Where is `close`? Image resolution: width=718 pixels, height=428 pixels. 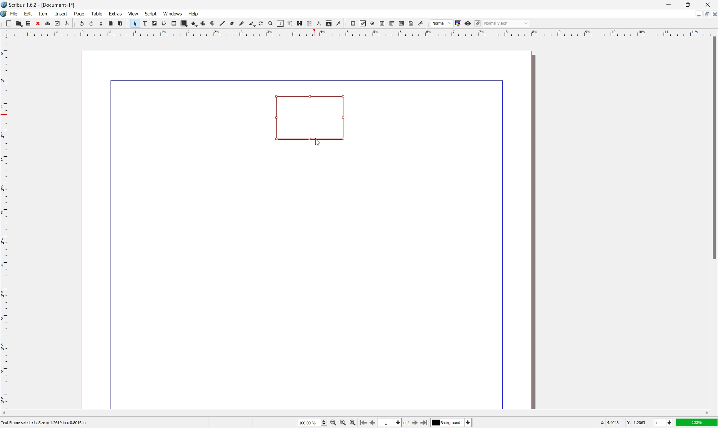
close is located at coordinates (713, 14).